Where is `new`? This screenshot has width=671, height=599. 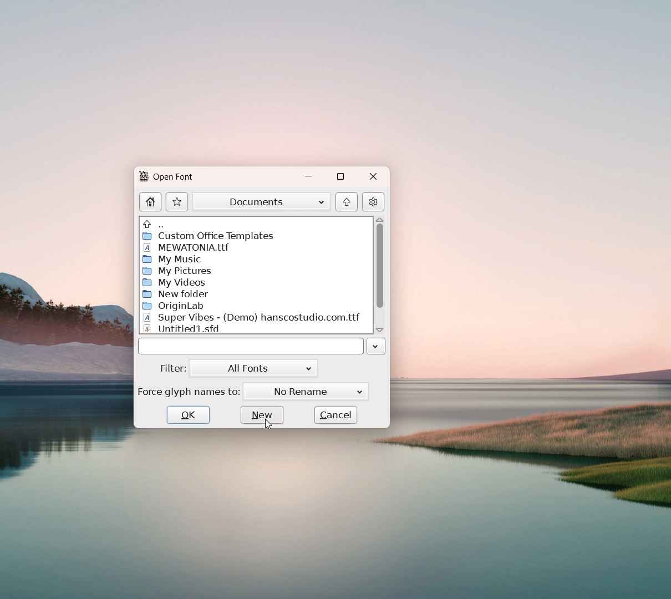
new is located at coordinates (262, 415).